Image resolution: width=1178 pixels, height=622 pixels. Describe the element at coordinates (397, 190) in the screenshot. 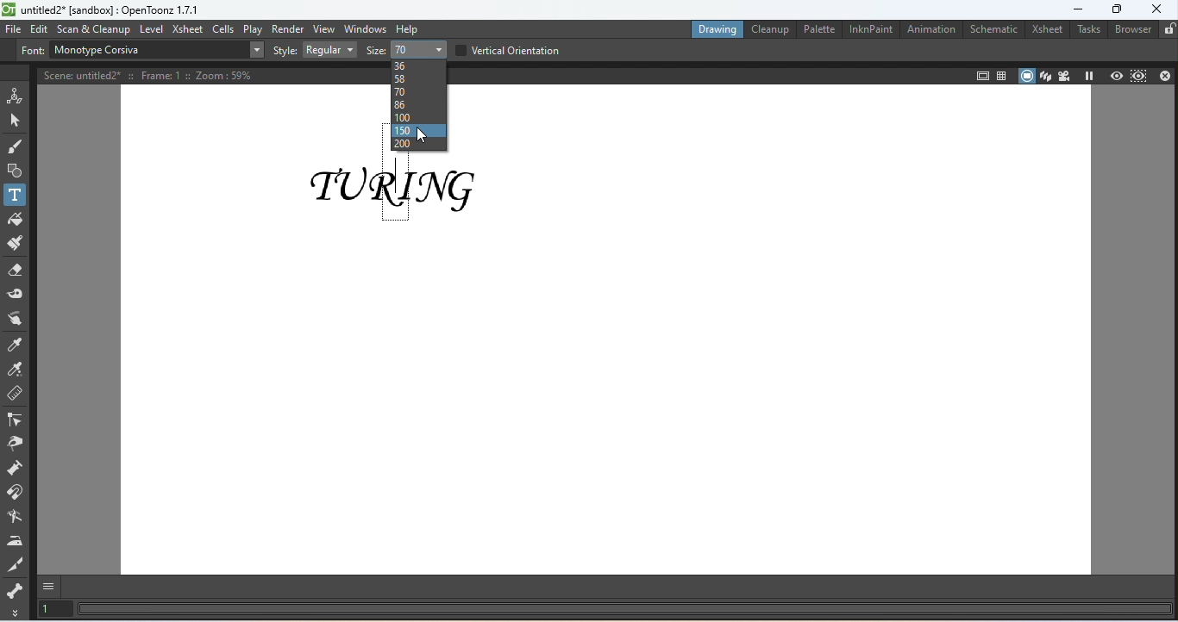

I see `selected line on canvas` at that location.